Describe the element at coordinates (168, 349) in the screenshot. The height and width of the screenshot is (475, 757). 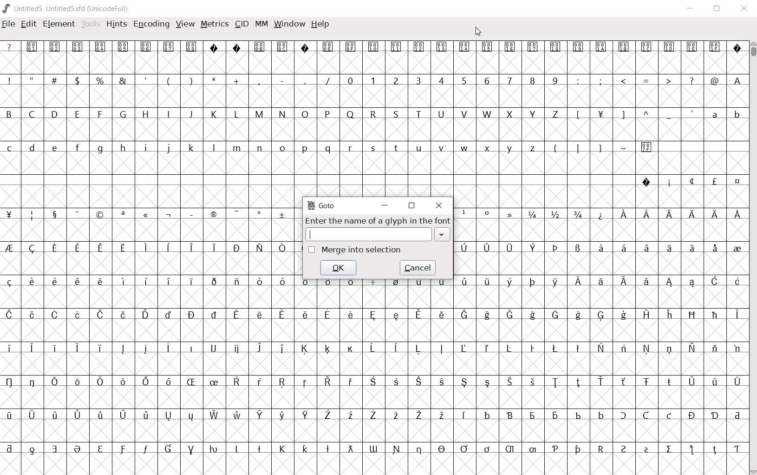
I see `Symbol` at that location.